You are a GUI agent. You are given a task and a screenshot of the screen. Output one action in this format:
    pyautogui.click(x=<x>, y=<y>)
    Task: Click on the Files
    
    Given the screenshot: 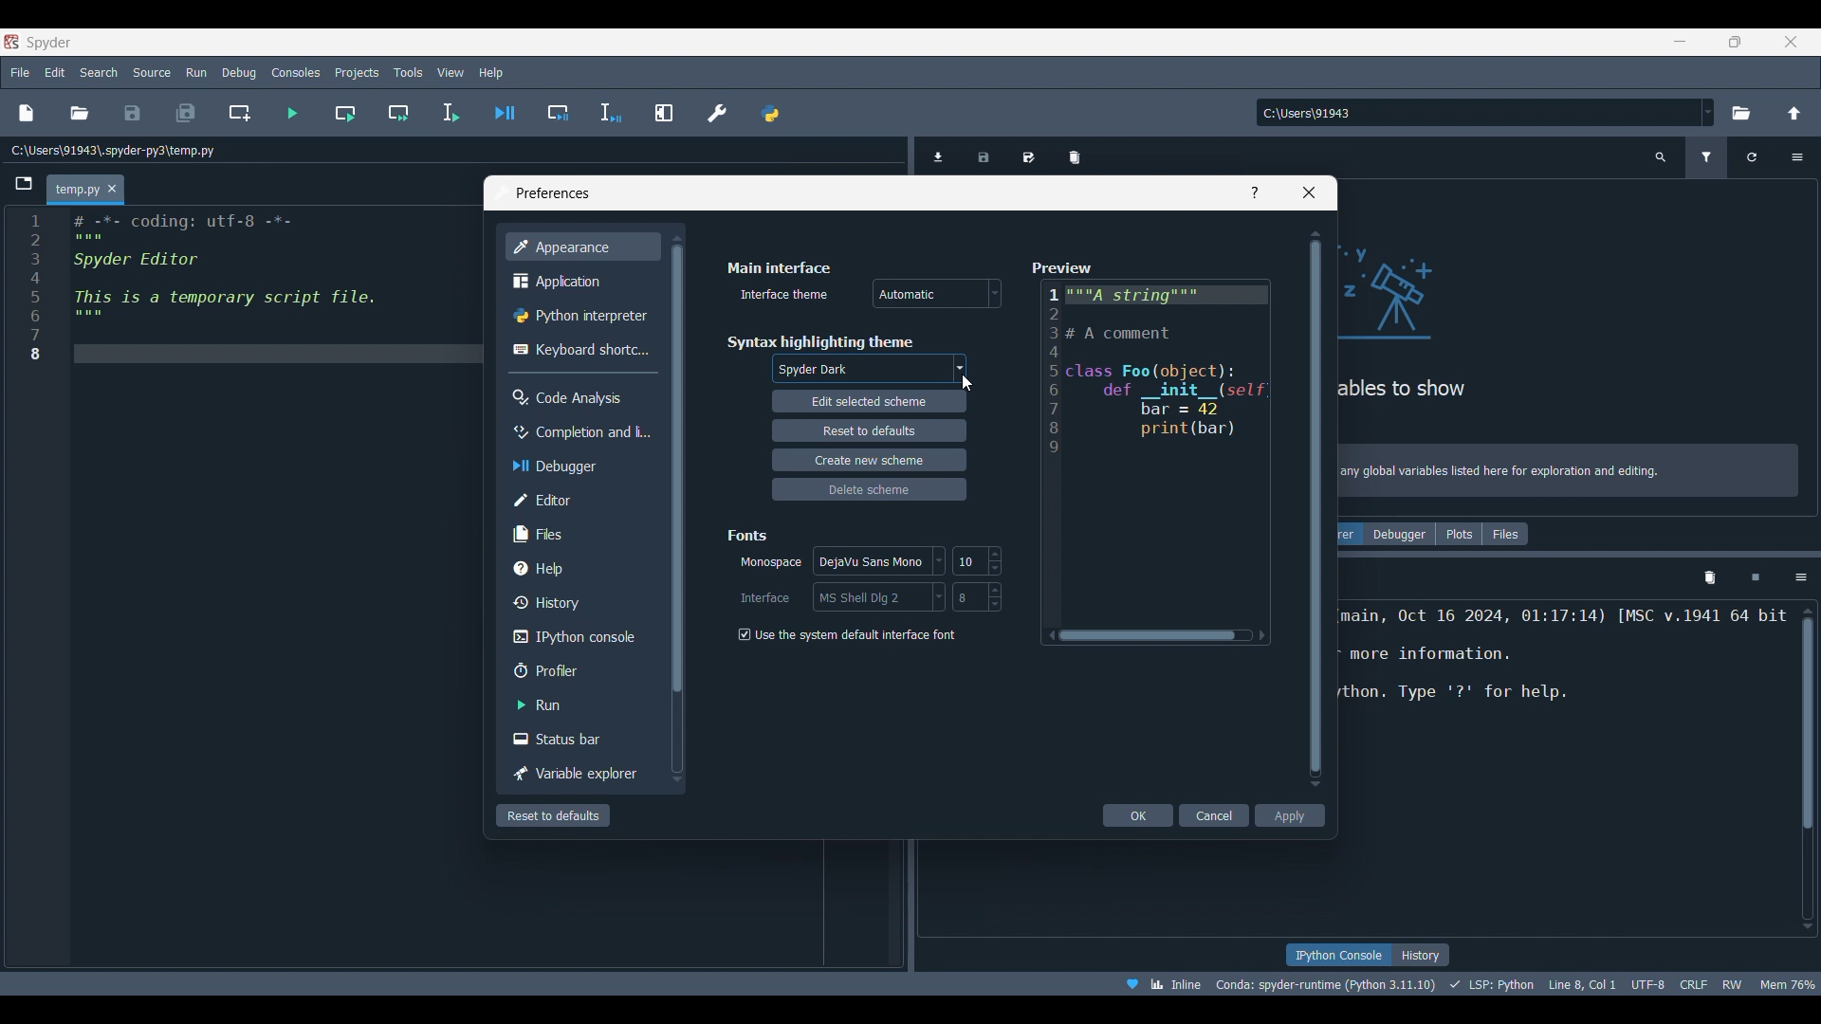 What is the action you would take?
    pyautogui.click(x=1505, y=534)
    